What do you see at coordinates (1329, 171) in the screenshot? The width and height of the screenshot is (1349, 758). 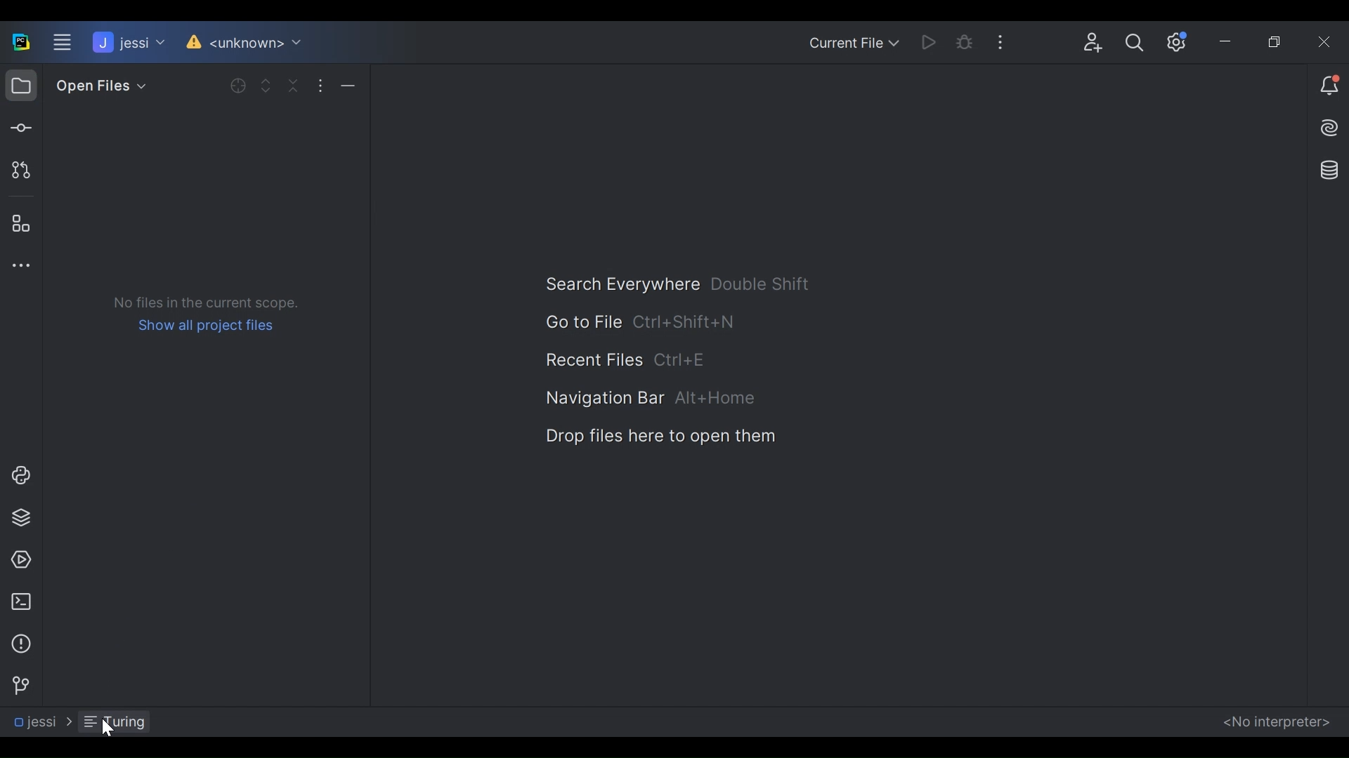 I see `Database` at bounding box center [1329, 171].